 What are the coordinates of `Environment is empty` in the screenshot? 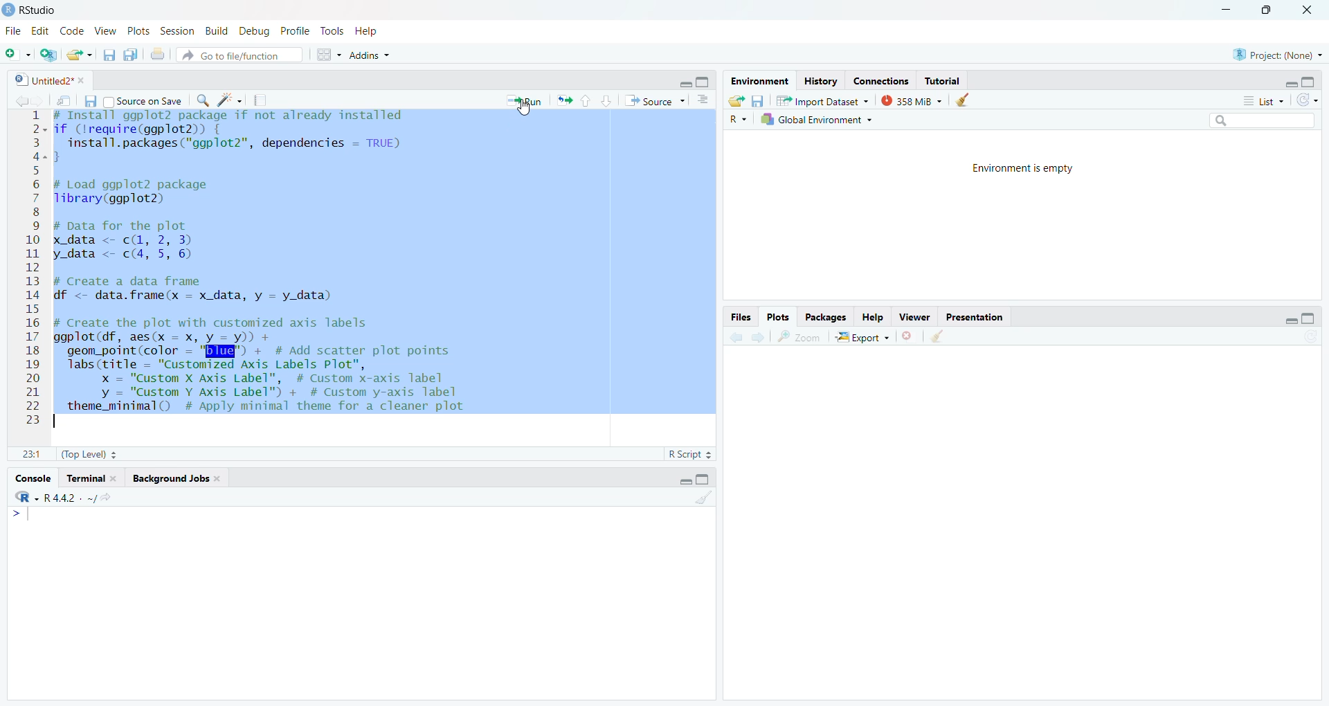 It's located at (1029, 169).